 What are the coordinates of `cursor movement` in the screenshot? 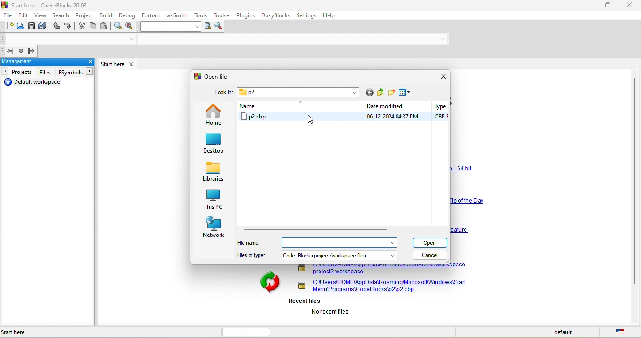 It's located at (308, 120).